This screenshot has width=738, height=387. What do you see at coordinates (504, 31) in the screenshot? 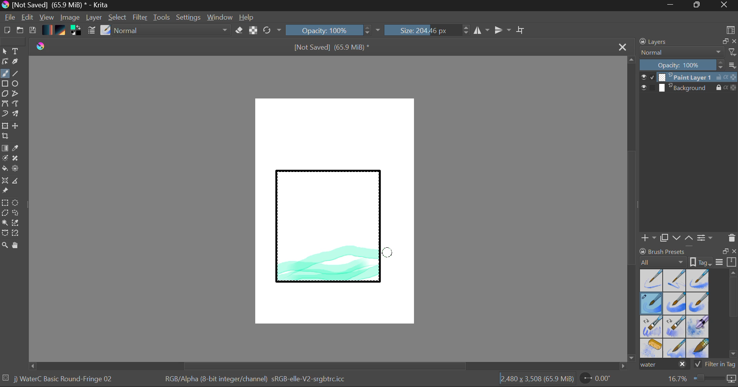
I see `Horizontal Mirror Flip` at bounding box center [504, 31].